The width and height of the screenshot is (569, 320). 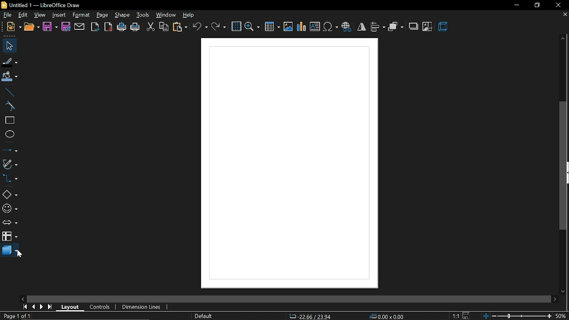 What do you see at coordinates (144, 308) in the screenshot?
I see `dimension lines` at bounding box center [144, 308].